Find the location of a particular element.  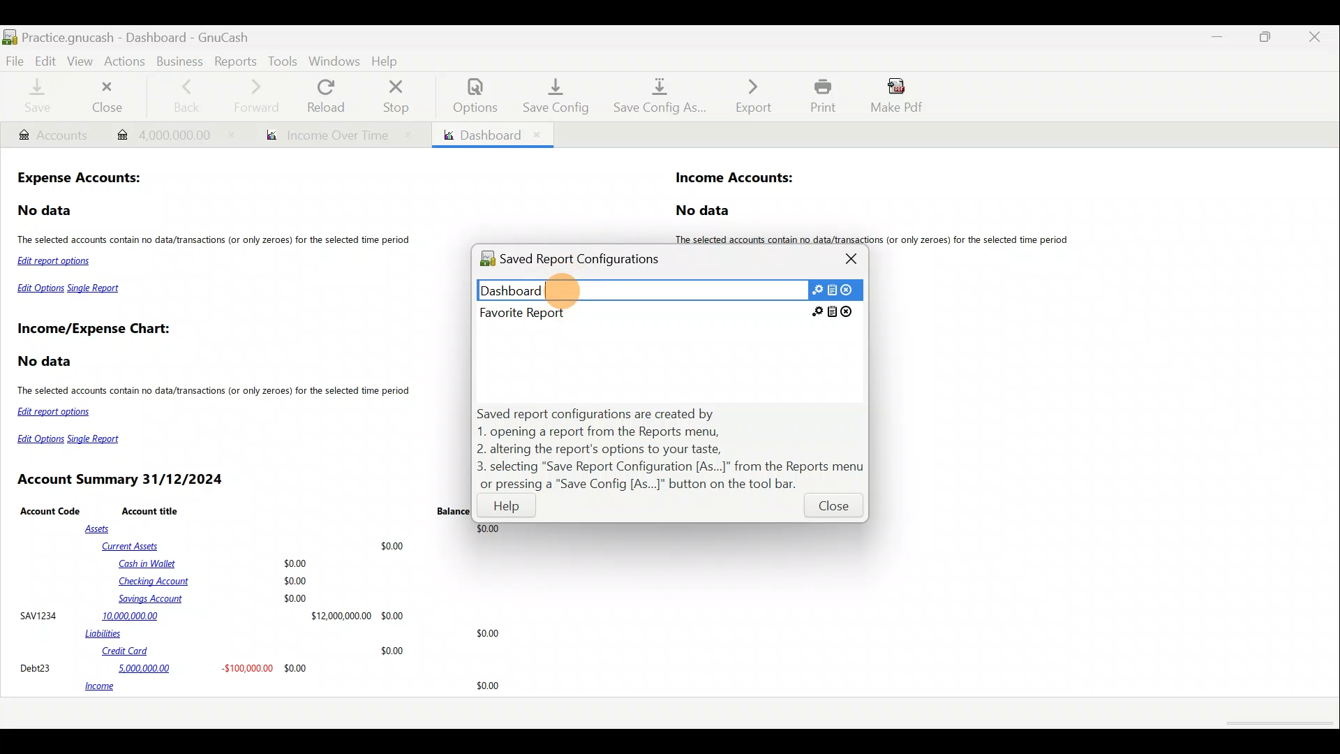

Forward is located at coordinates (262, 96).